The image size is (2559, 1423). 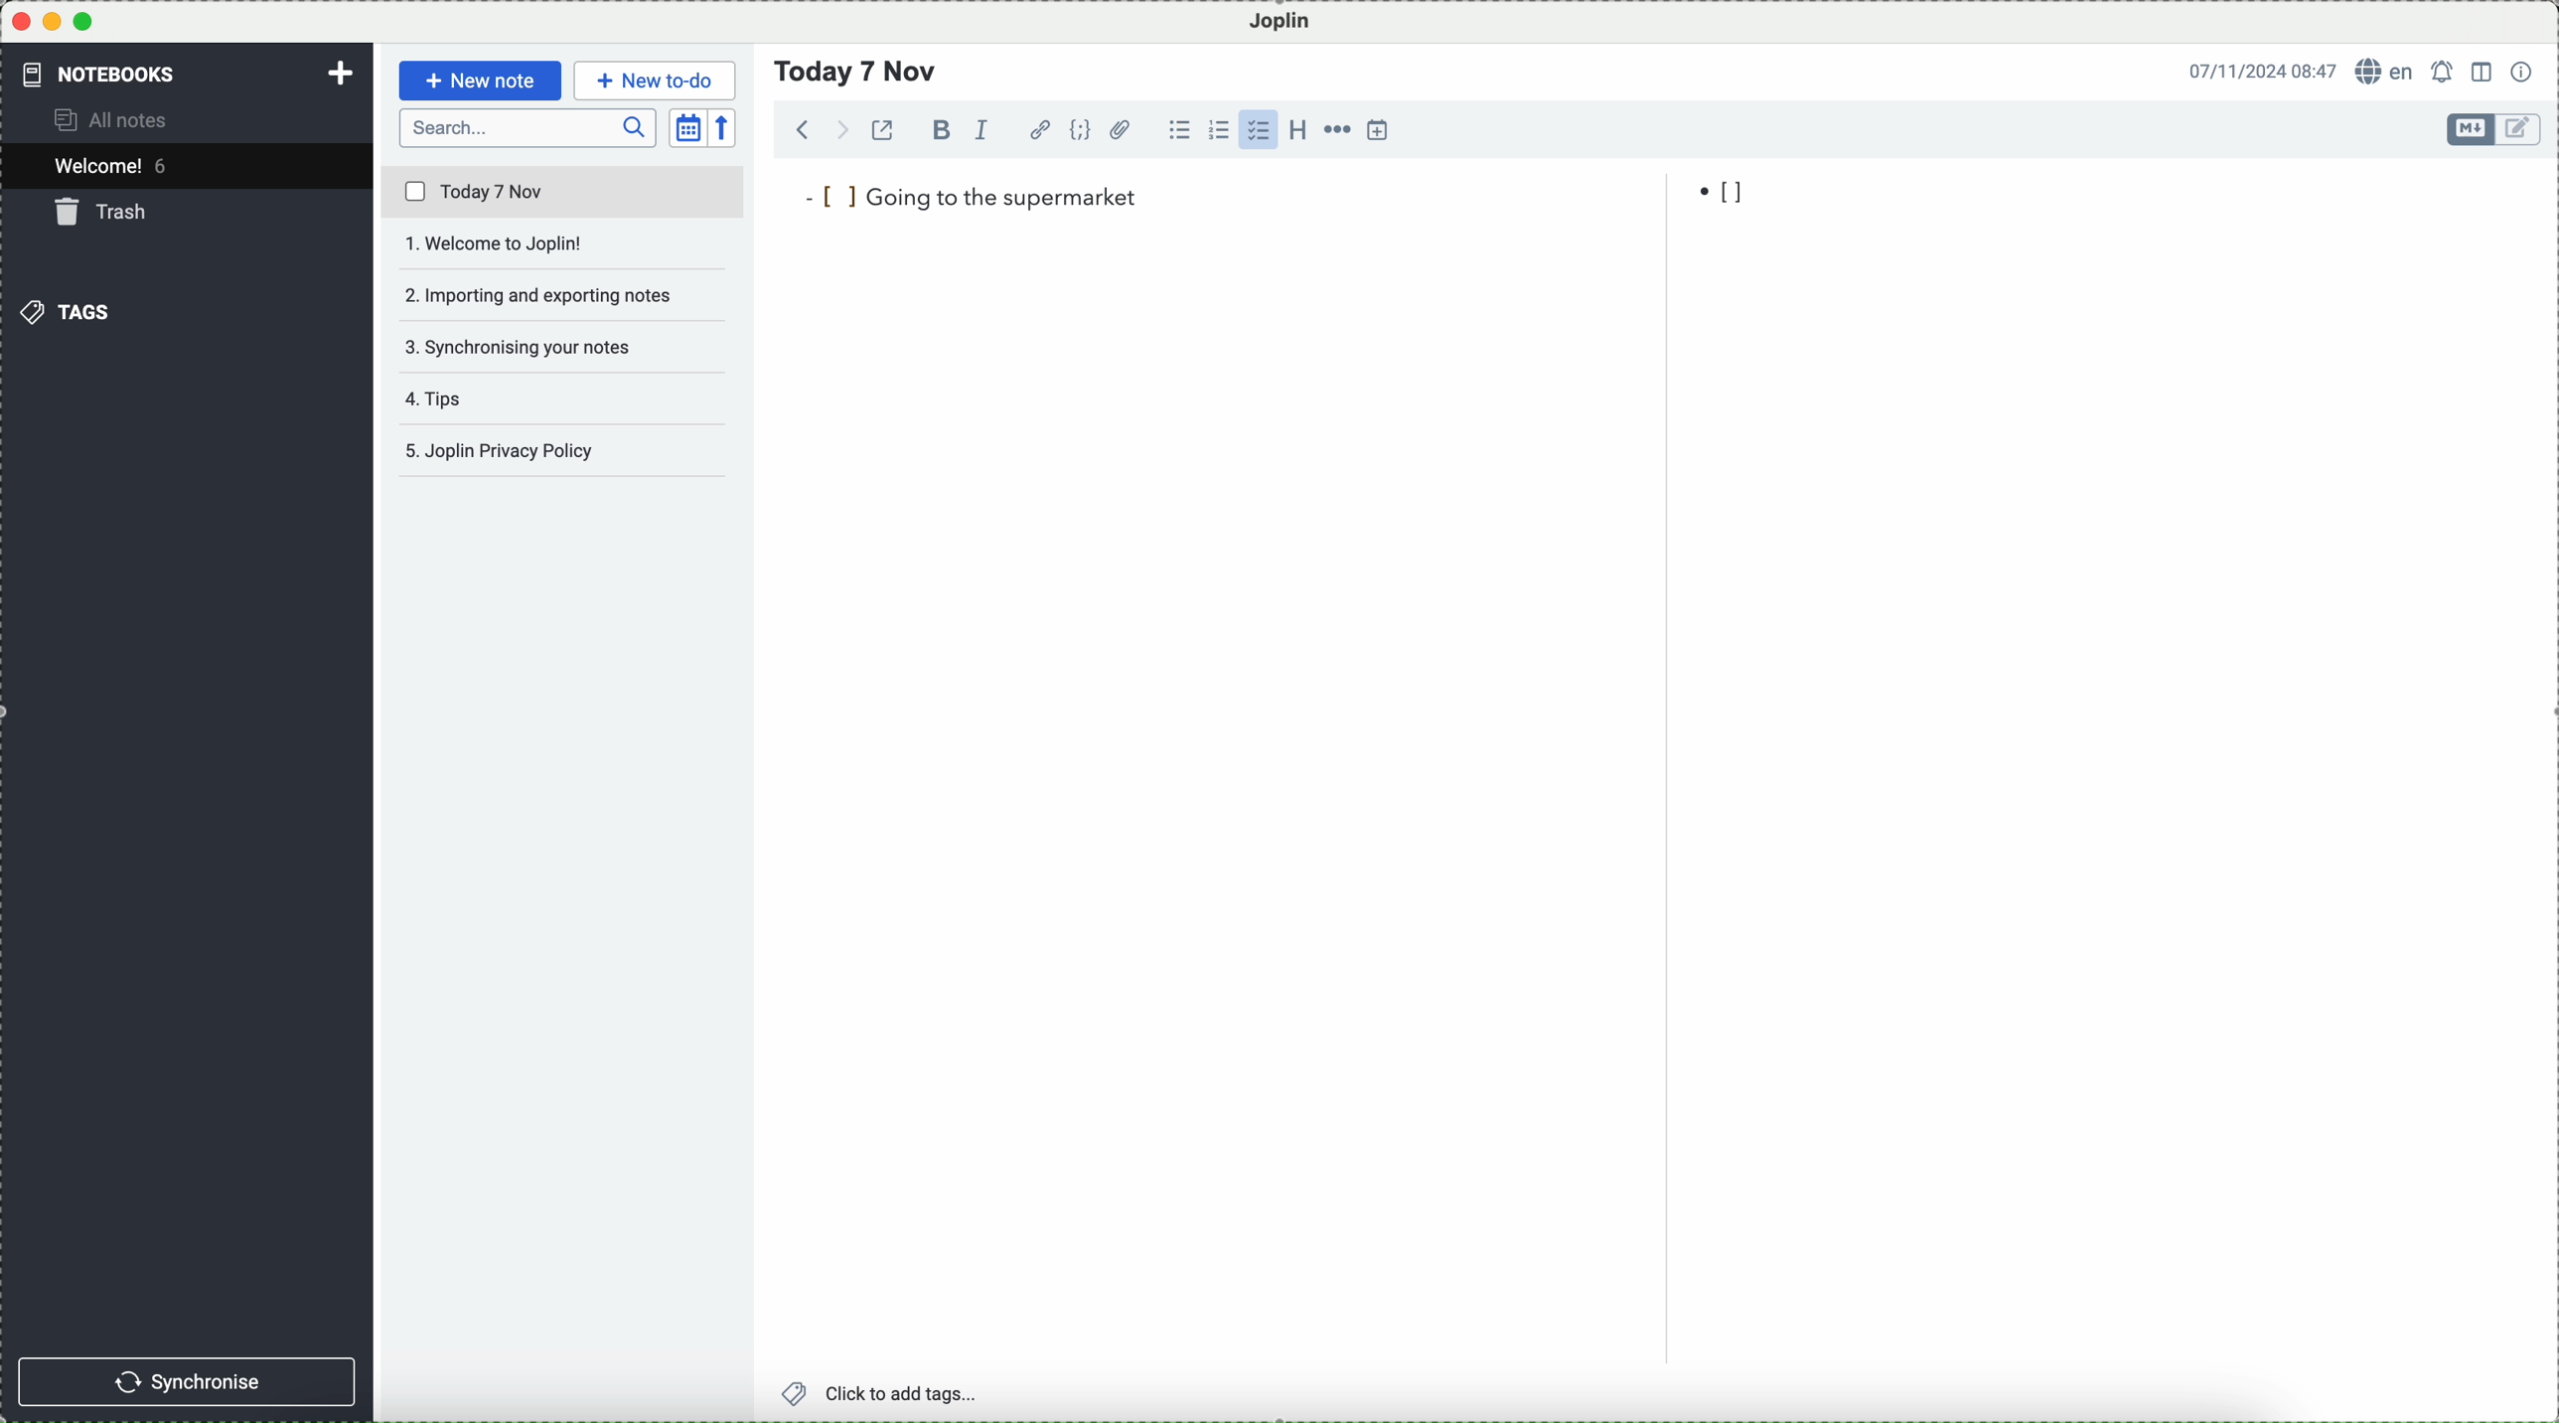 What do you see at coordinates (655, 81) in the screenshot?
I see `new to-do button` at bounding box center [655, 81].